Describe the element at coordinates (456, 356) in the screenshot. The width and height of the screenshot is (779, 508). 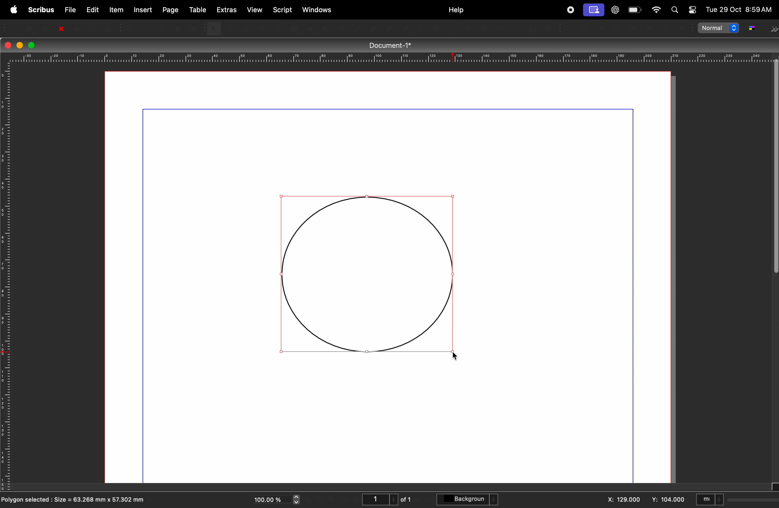
I see `cursor` at that location.